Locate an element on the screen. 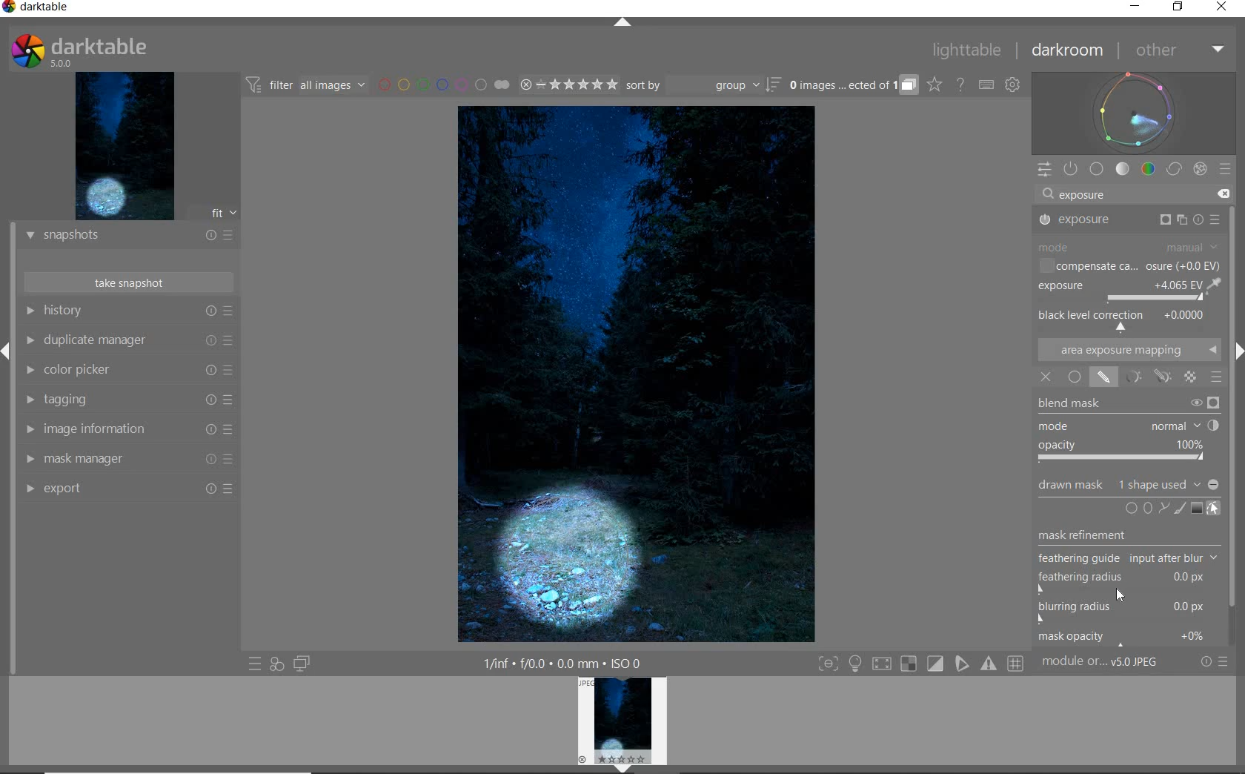  COLOR is located at coordinates (1150, 169).